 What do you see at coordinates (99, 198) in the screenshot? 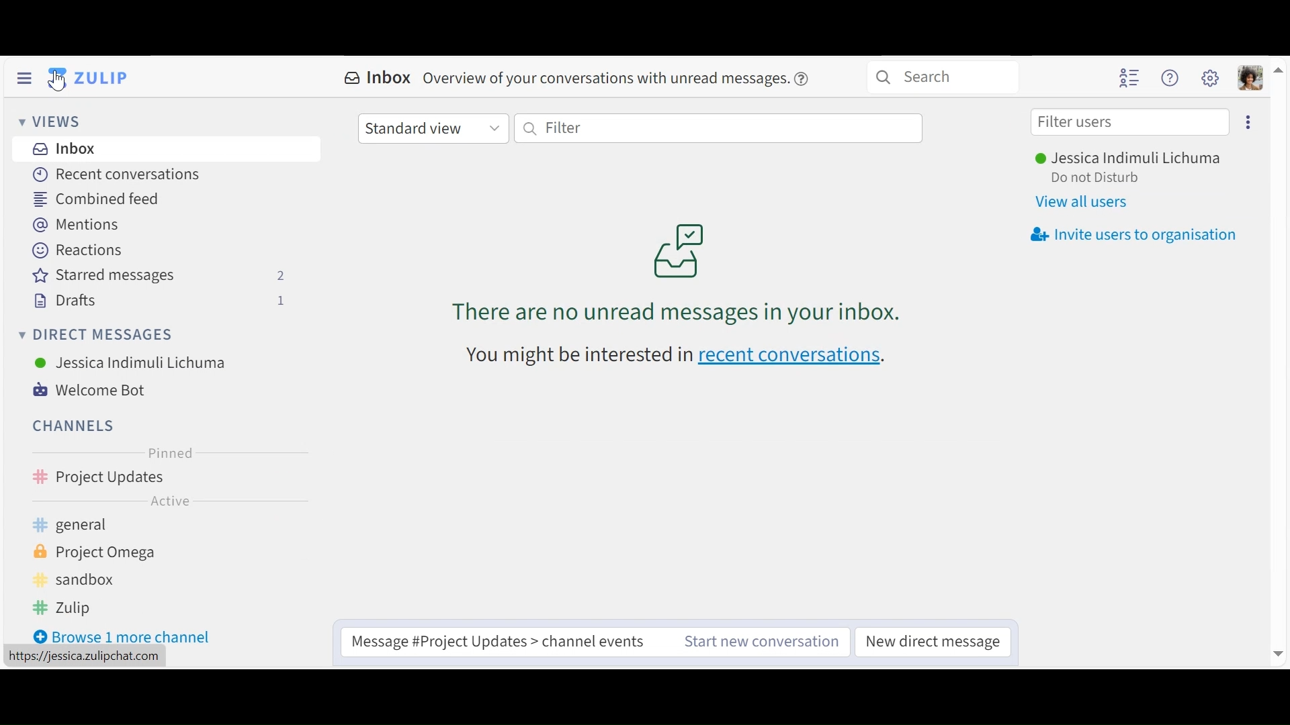
I see `Combined feed` at bounding box center [99, 198].